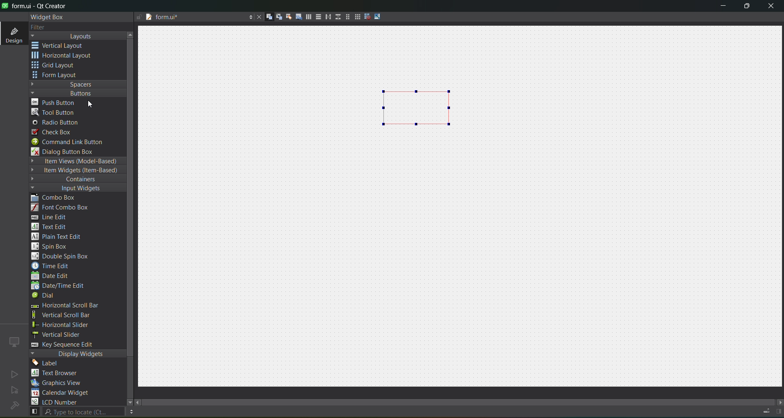 This screenshot has height=418, width=784. What do you see at coordinates (51, 226) in the screenshot?
I see `text edit` at bounding box center [51, 226].